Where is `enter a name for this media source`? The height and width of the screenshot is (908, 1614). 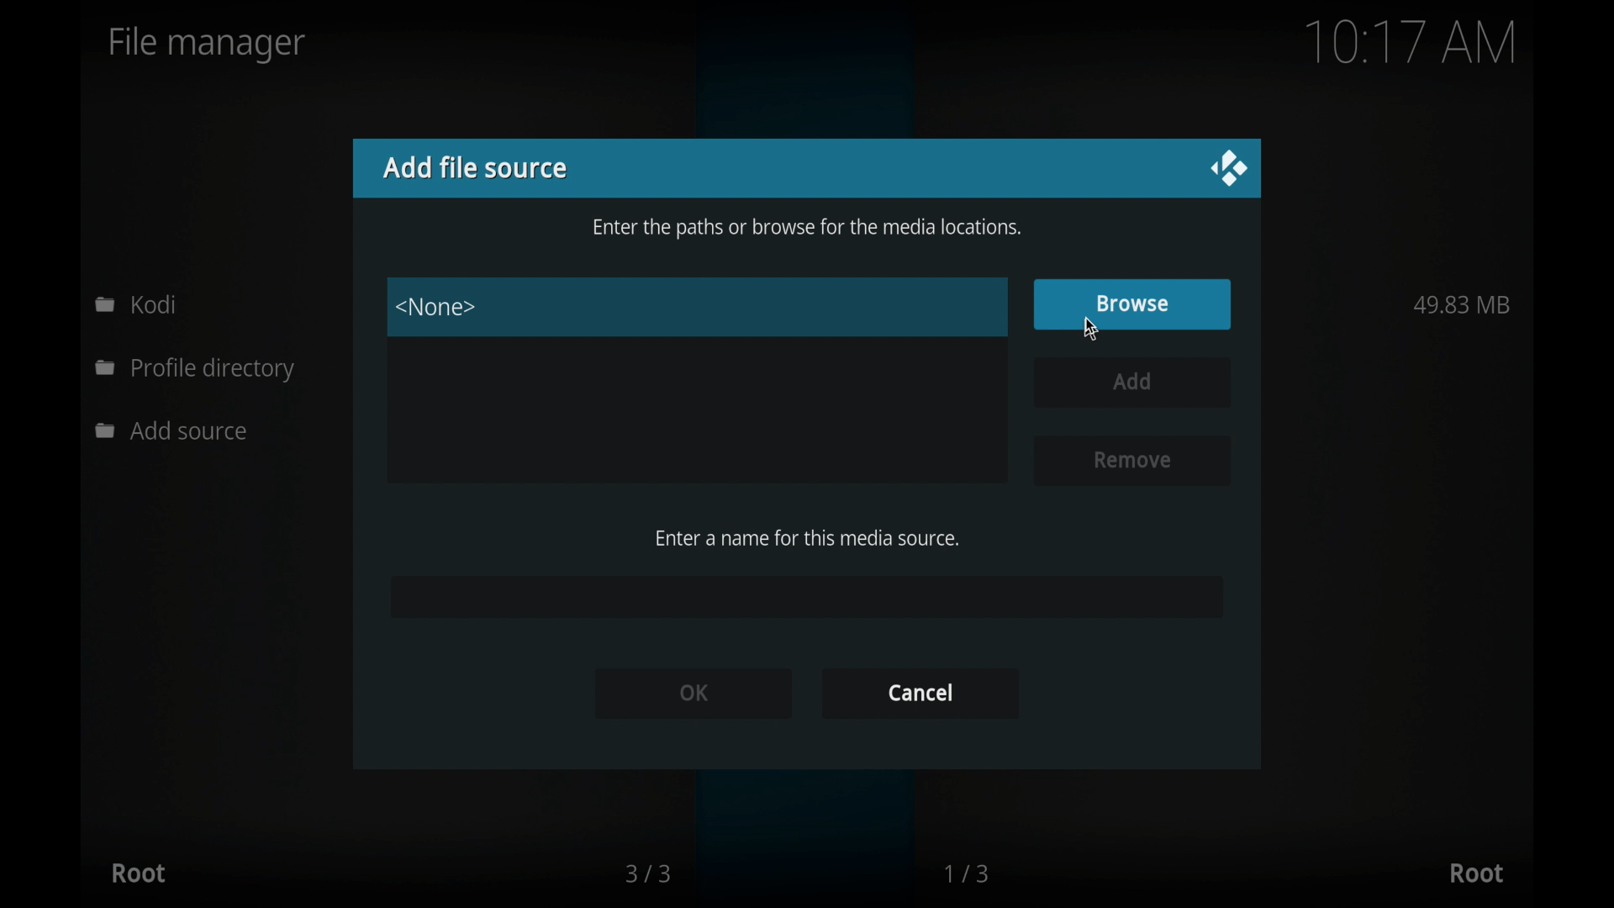 enter a name for this media source is located at coordinates (807, 538).